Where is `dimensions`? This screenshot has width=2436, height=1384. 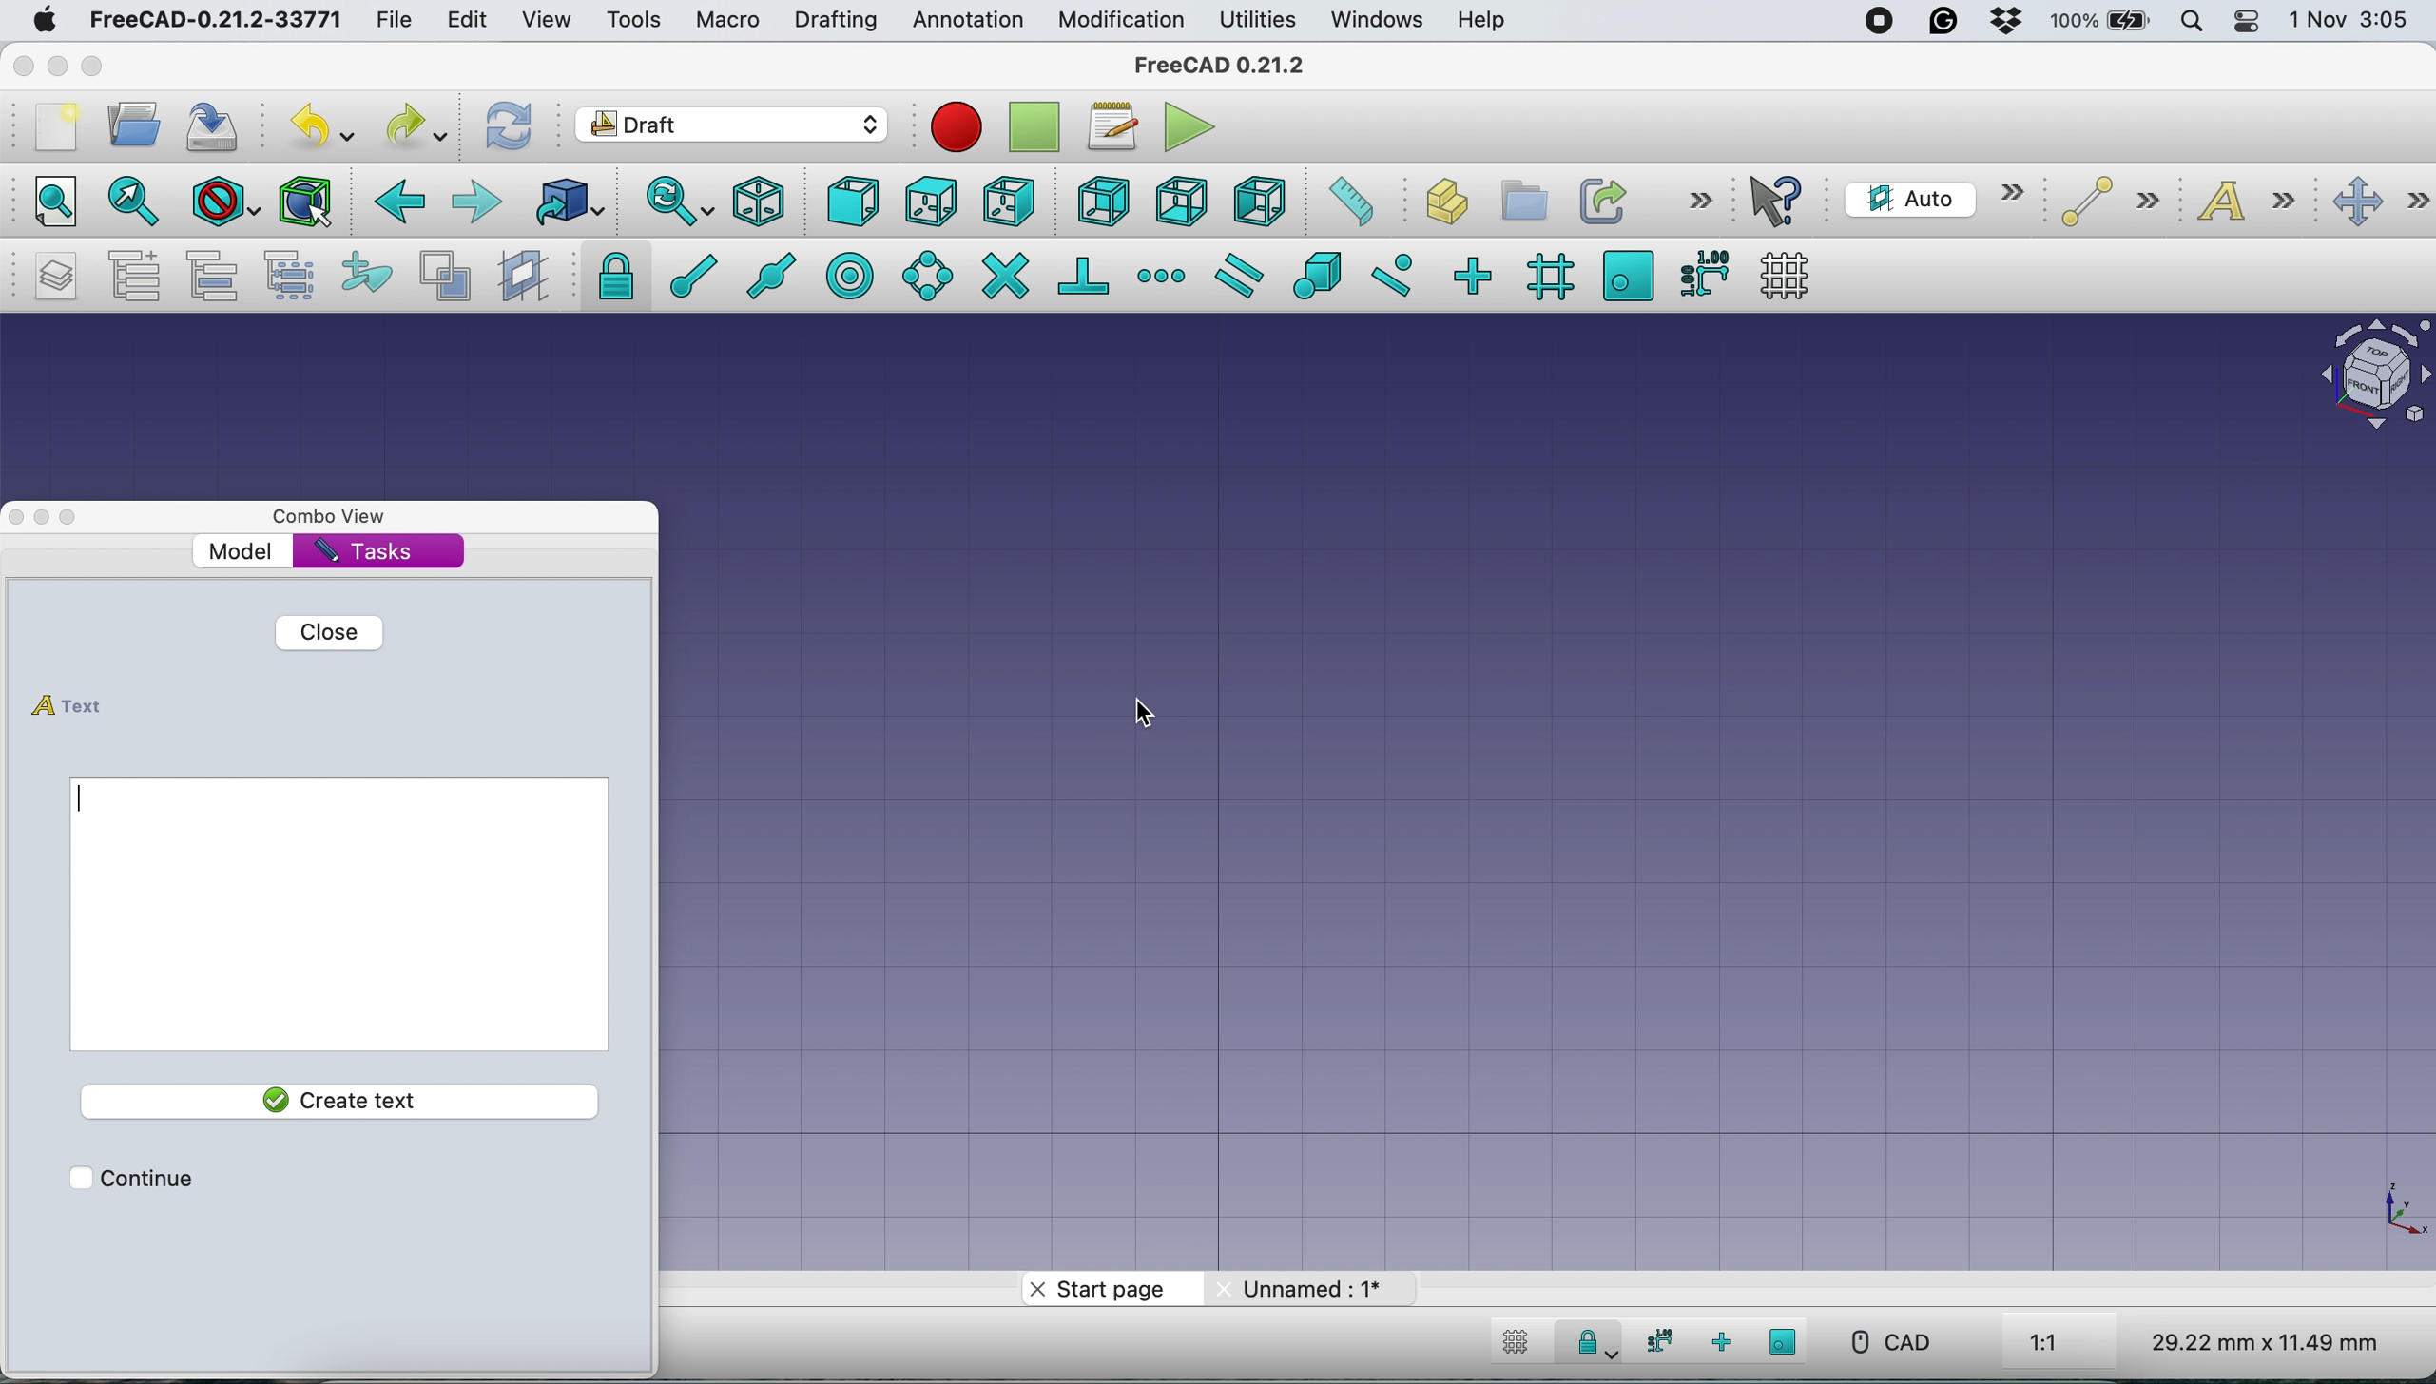 dimensions is located at coordinates (2258, 1341).